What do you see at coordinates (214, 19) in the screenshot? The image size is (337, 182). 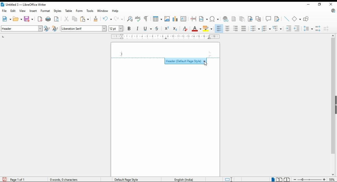 I see `insert special character` at bounding box center [214, 19].